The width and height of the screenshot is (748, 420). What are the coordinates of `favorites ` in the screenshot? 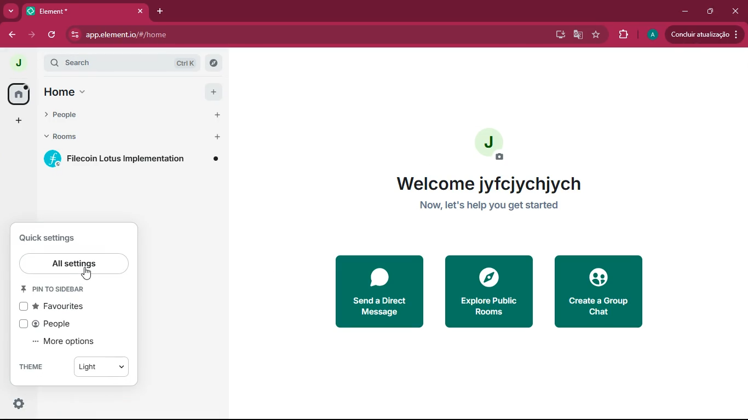 It's located at (54, 306).